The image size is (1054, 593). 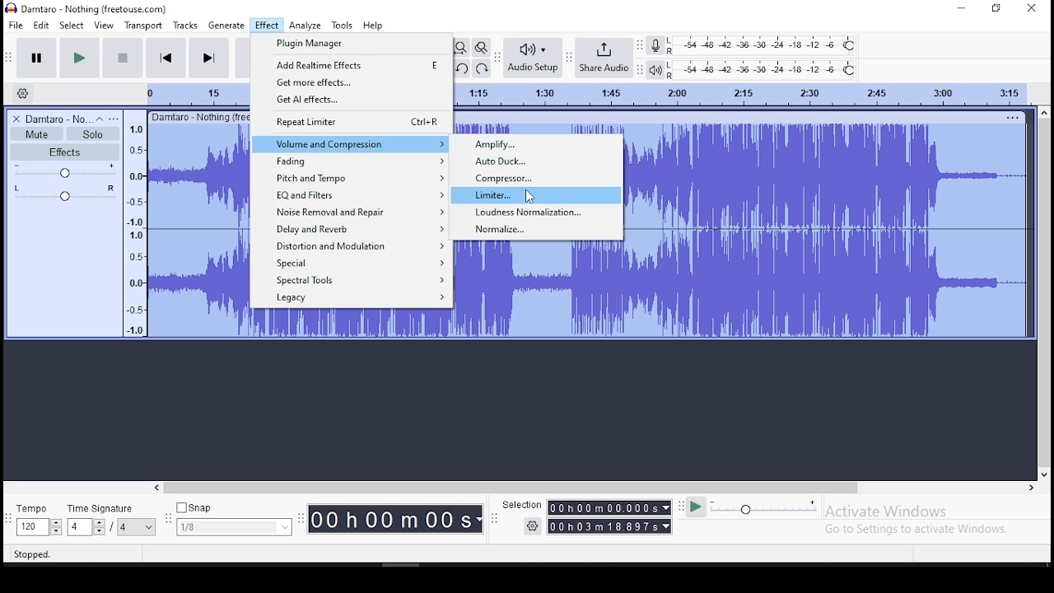 I want to click on sound track, so click(x=348, y=324).